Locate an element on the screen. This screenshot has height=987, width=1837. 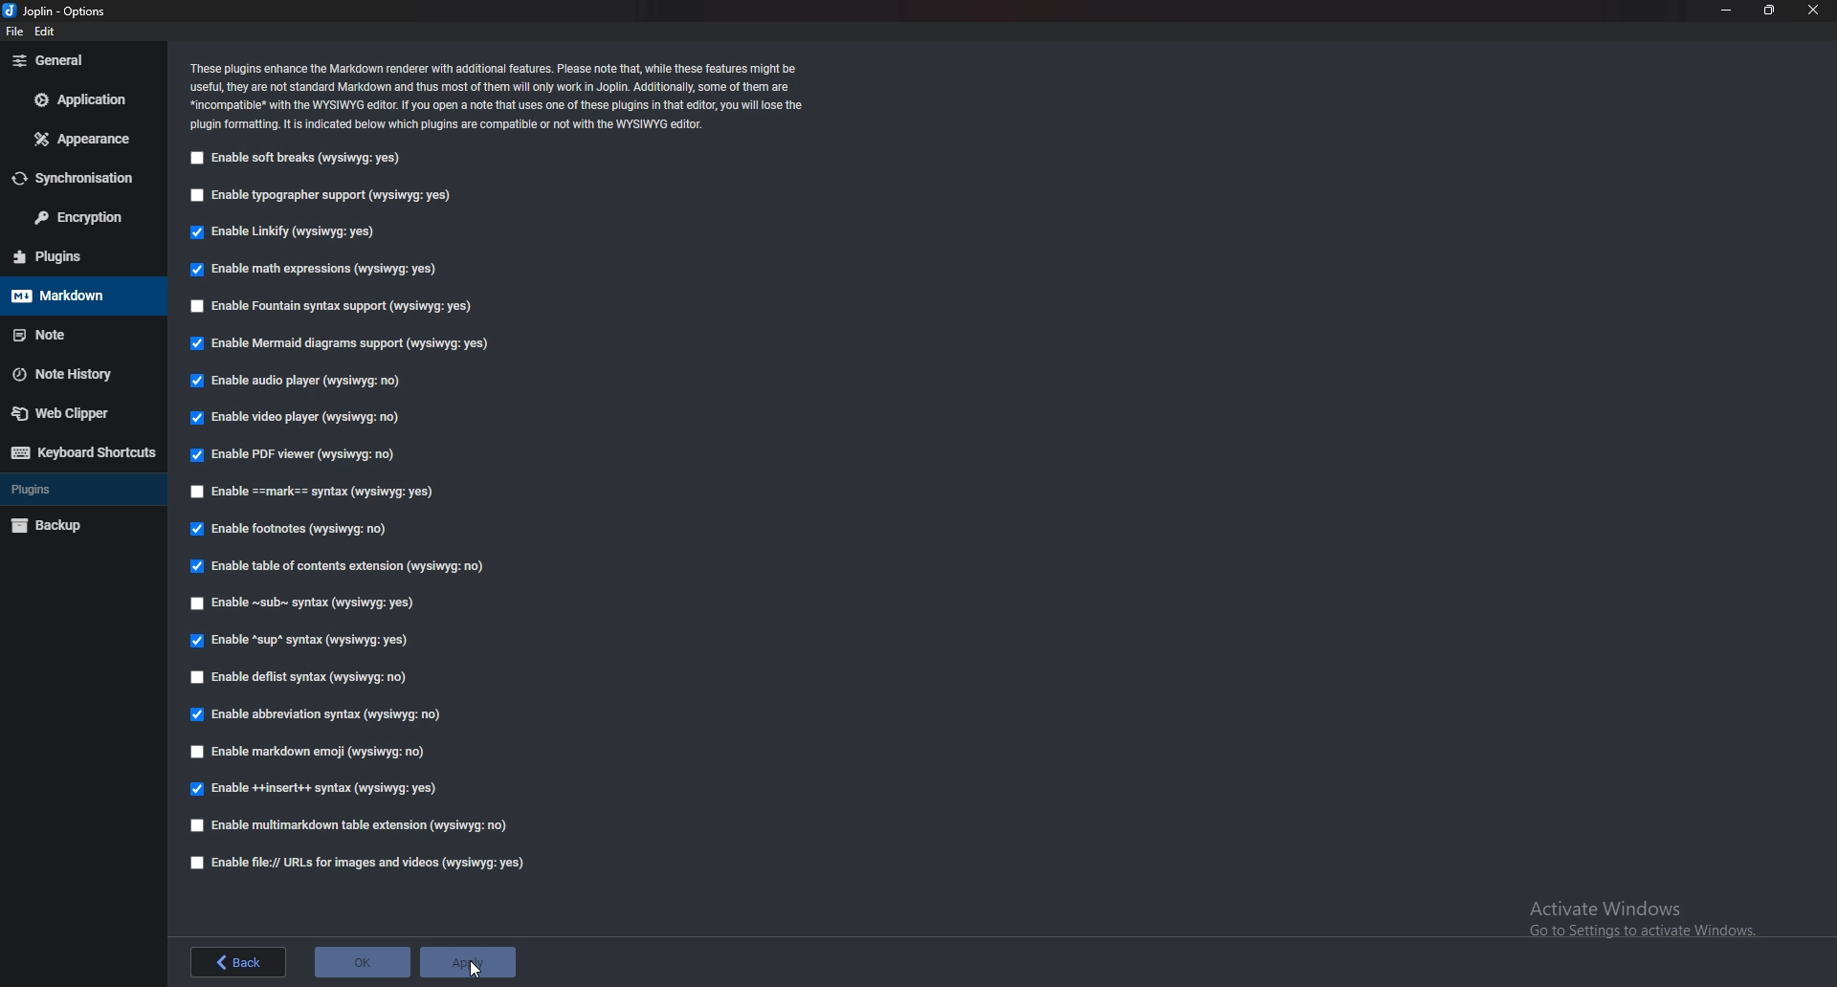
Webclipper is located at coordinates (81, 412).